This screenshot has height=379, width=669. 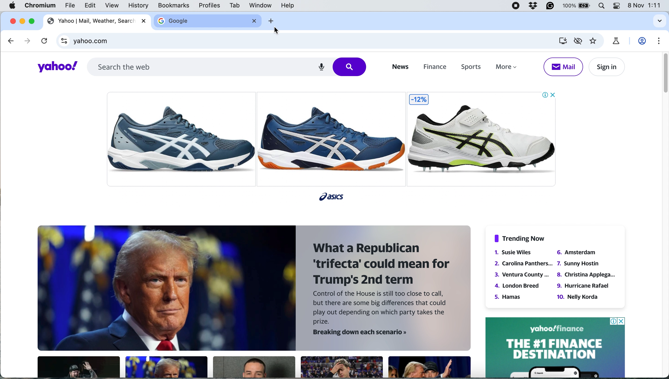 I want to click on finance, so click(x=434, y=67).